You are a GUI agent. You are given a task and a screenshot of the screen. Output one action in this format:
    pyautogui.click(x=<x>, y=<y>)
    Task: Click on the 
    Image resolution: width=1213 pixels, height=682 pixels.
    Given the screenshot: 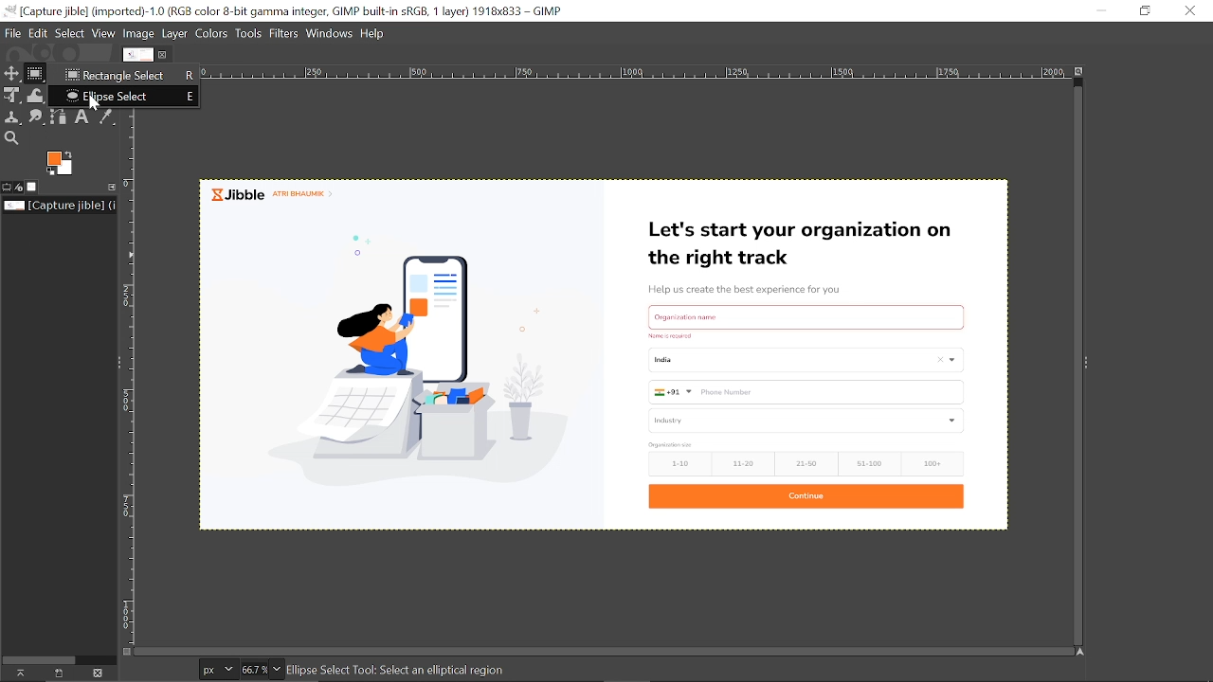 What is the action you would take?
    pyautogui.click(x=106, y=33)
    